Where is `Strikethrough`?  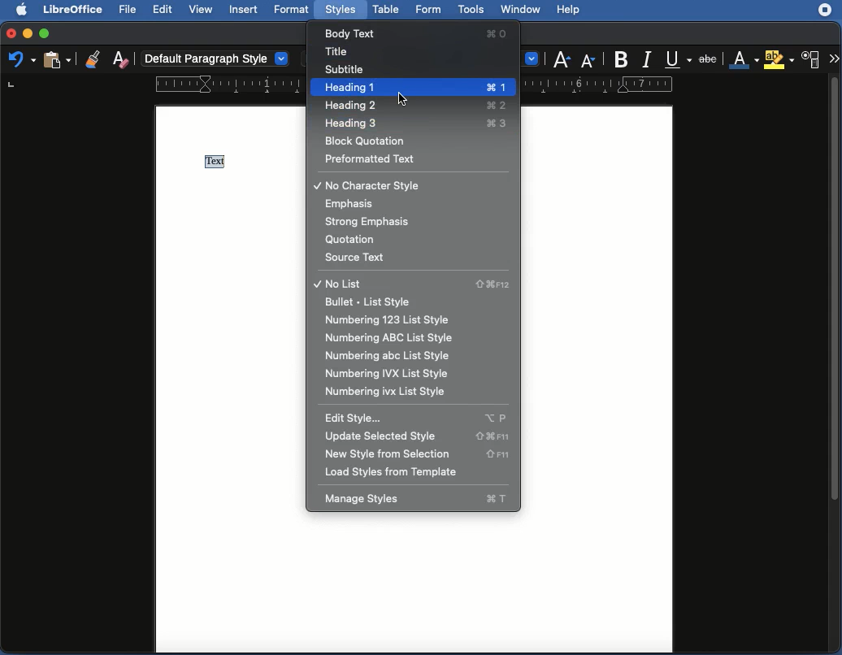
Strikethrough is located at coordinates (709, 59).